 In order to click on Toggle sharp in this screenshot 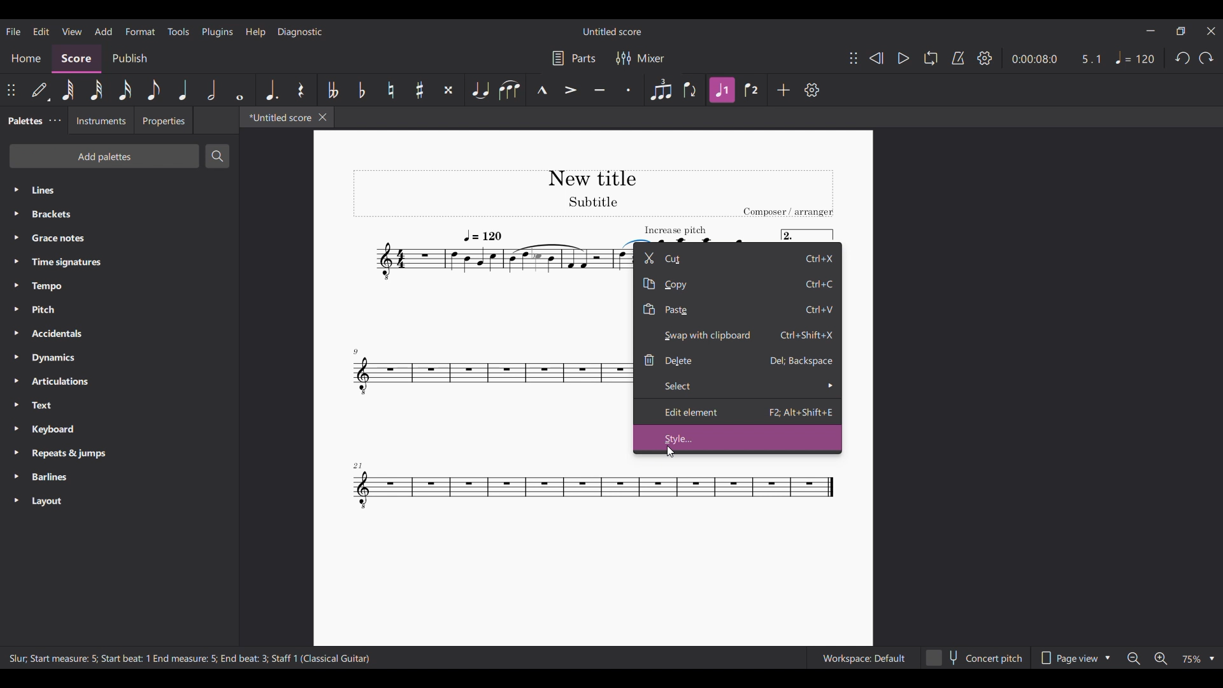, I will do `click(420, 90)`.